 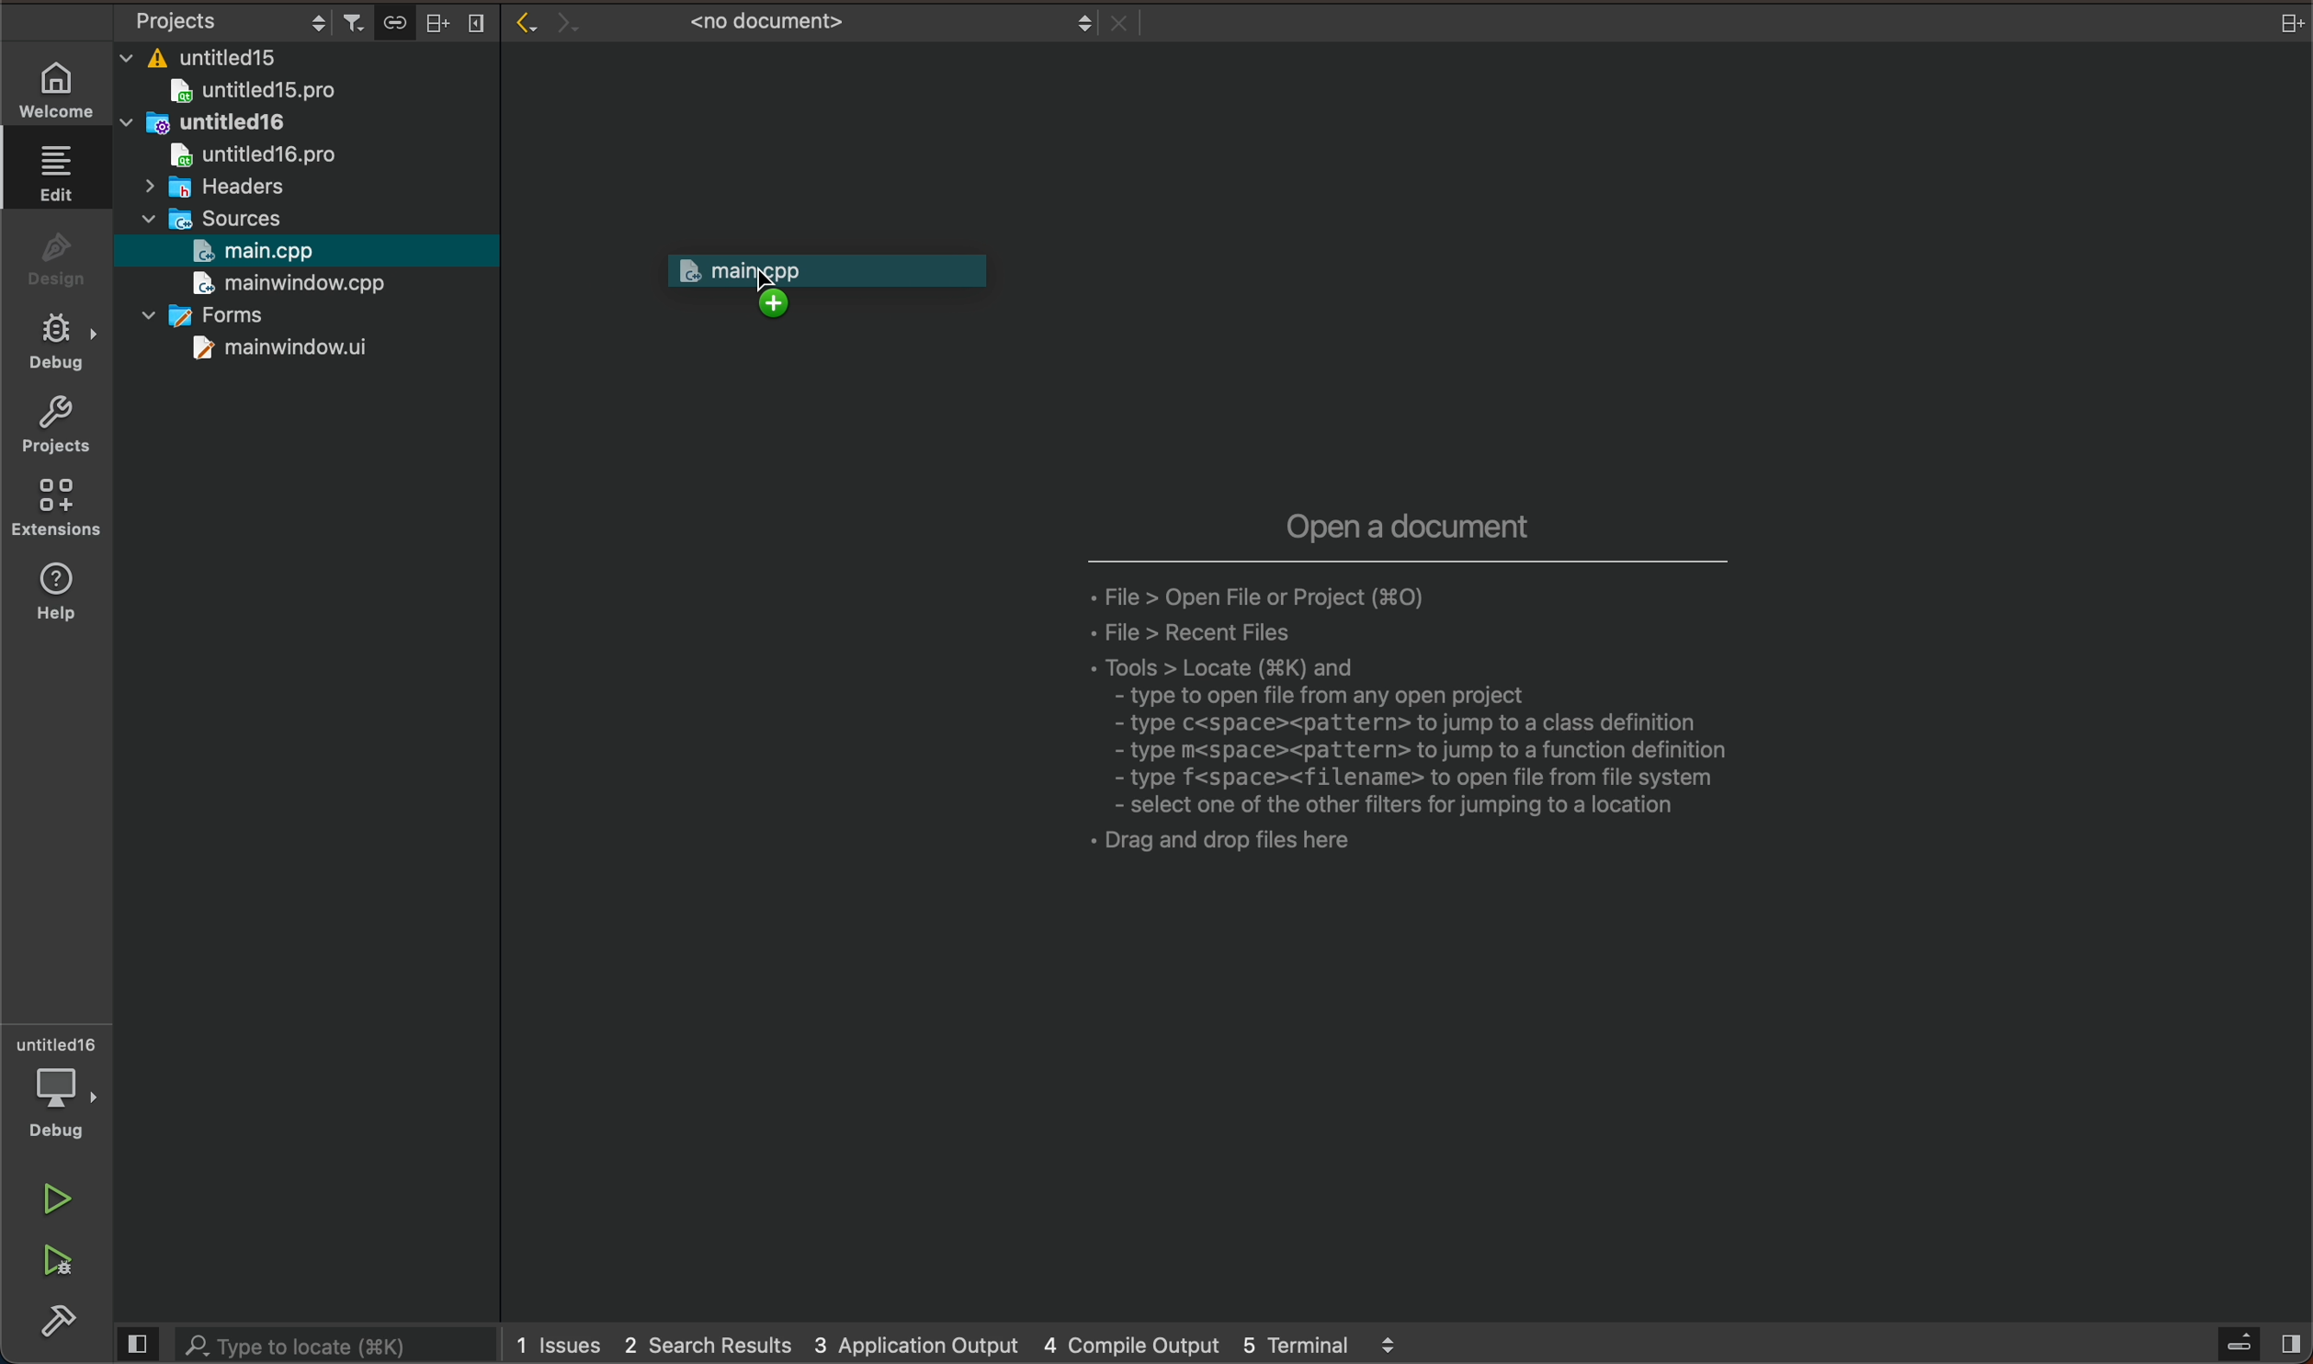 What do you see at coordinates (54, 427) in the screenshot?
I see `projects` at bounding box center [54, 427].